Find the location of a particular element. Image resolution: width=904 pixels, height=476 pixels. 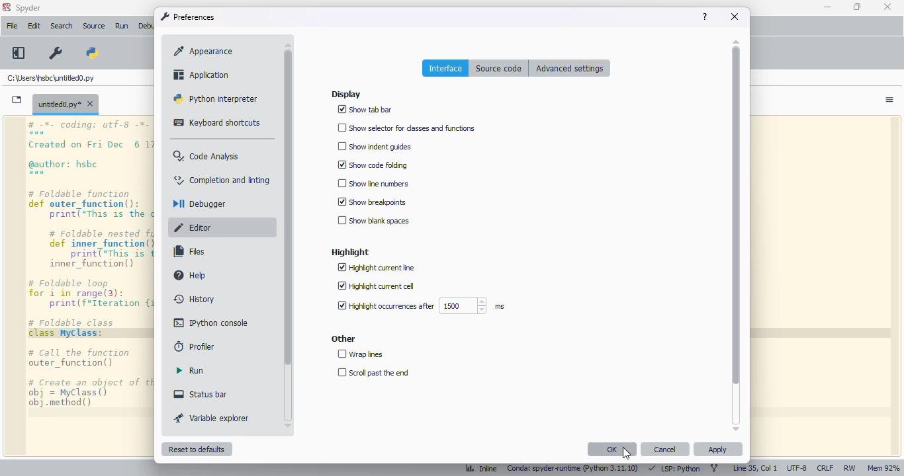

source is located at coordinates (94, 26).